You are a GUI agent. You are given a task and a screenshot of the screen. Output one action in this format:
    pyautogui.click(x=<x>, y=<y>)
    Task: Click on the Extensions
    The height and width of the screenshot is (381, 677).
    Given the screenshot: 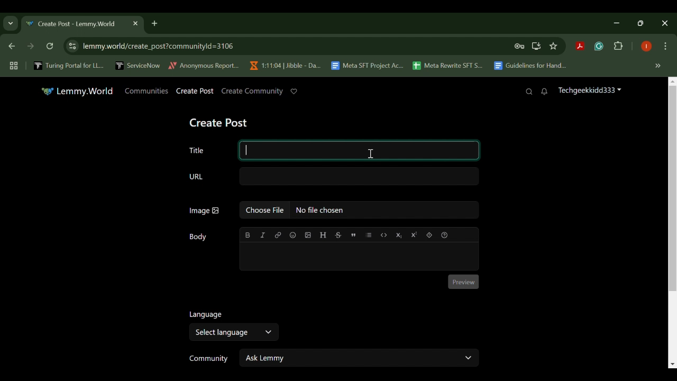 What is the action you would take?
    pyautogui.click(x=619, y=47)
    